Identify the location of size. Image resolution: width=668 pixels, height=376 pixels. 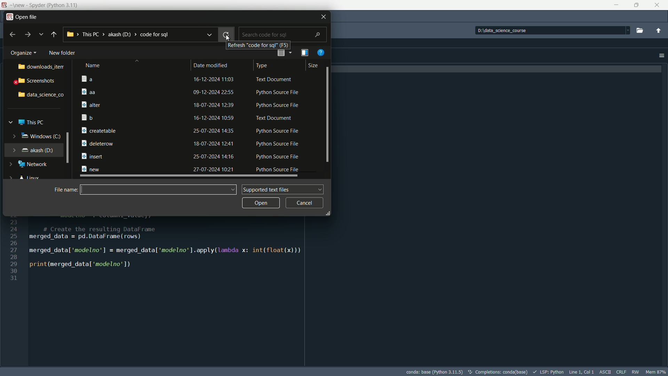
(313, 66).